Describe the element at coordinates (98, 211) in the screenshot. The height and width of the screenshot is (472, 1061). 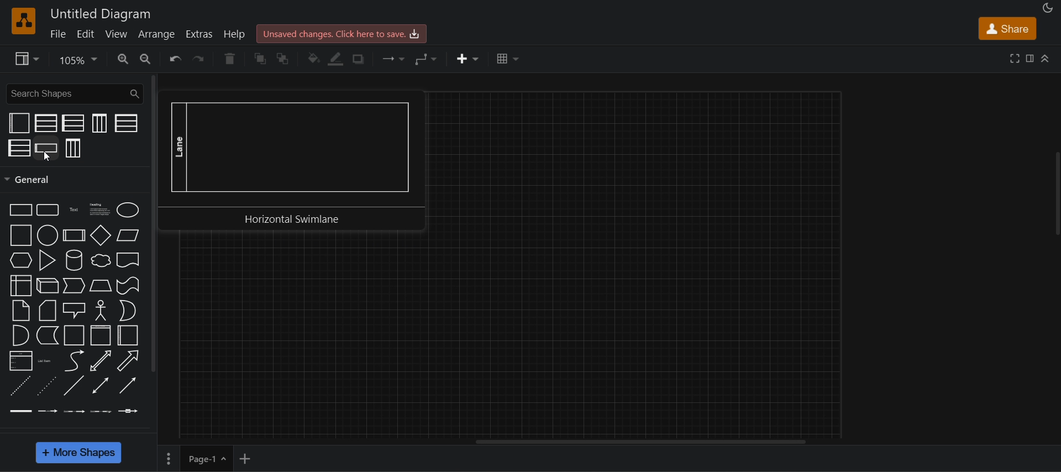
I see `heading text box` at that location.